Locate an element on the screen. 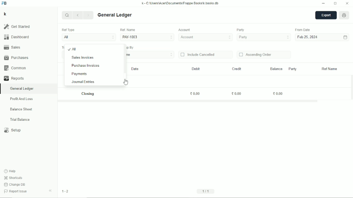  General ledger is located at coordinates (115, 15).